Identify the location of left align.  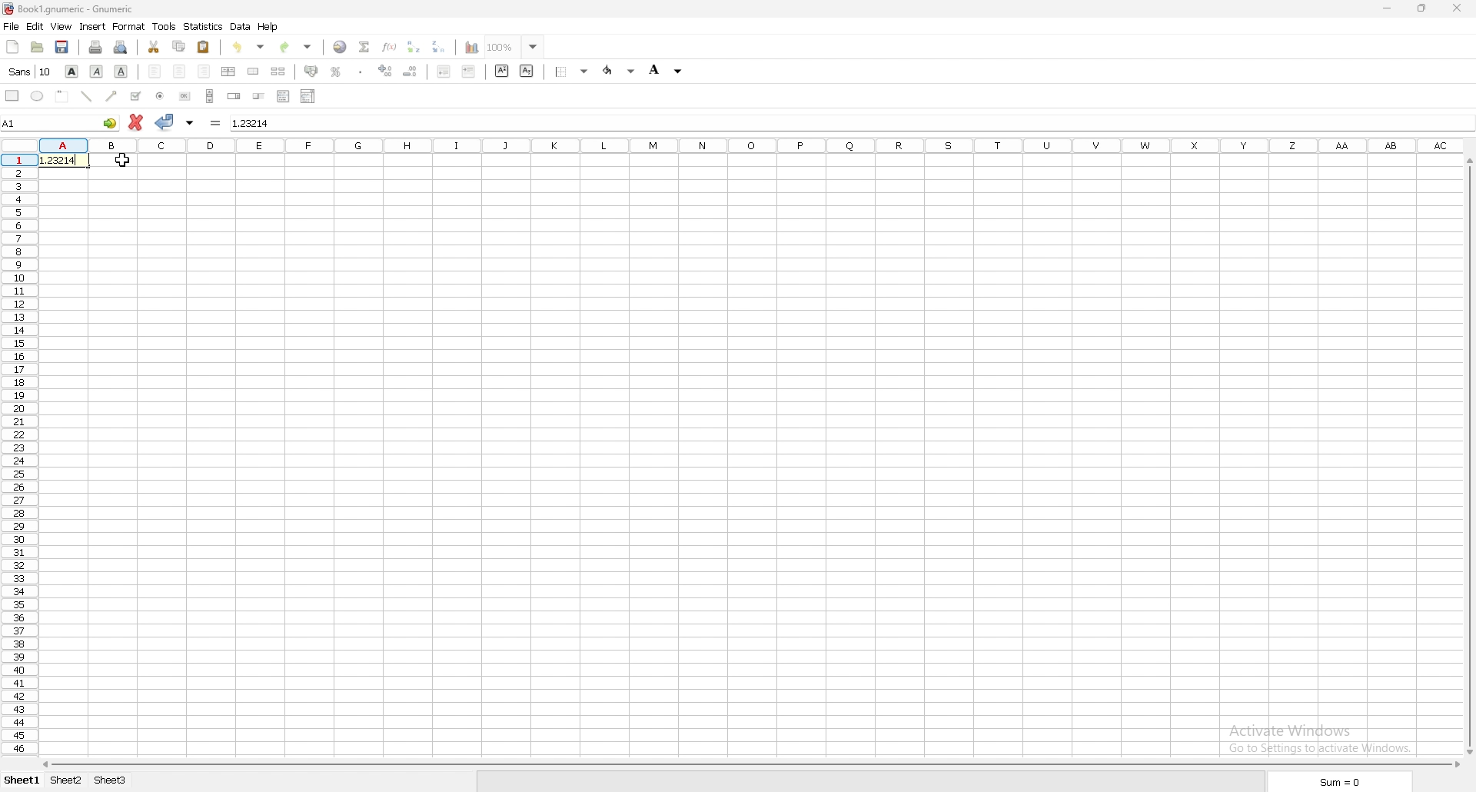
(155, 71).